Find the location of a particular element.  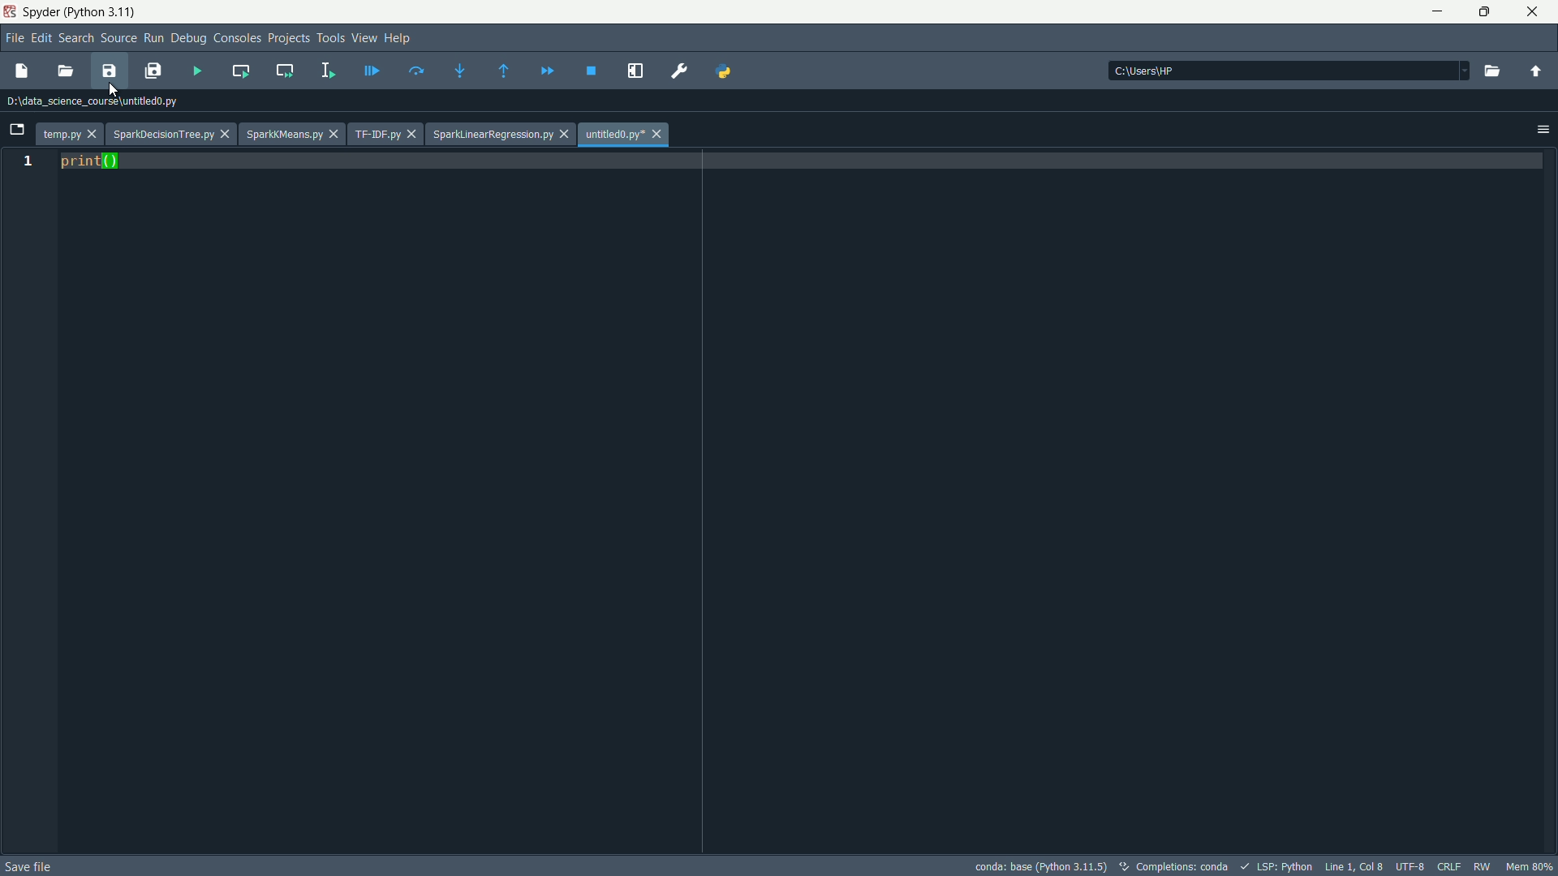

file permissions is located at coordinates (1447, 866).